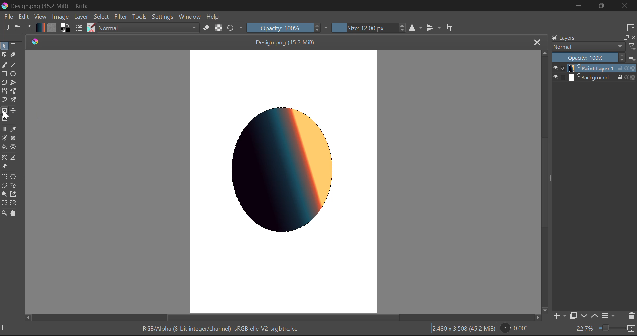 Image resolution: width=637 pixels, height=336 pixels. What do you see at coordinates (559, 316) in the screenshot?
I see `Add Layer` at bounding box center [559, 316].